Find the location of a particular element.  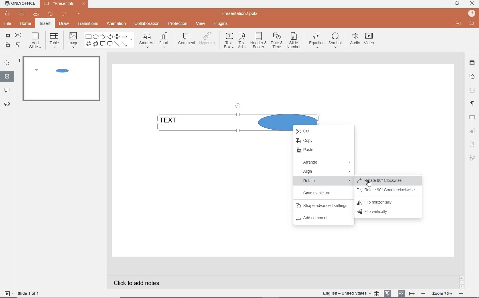

cut is located at coordinates (18, 36).